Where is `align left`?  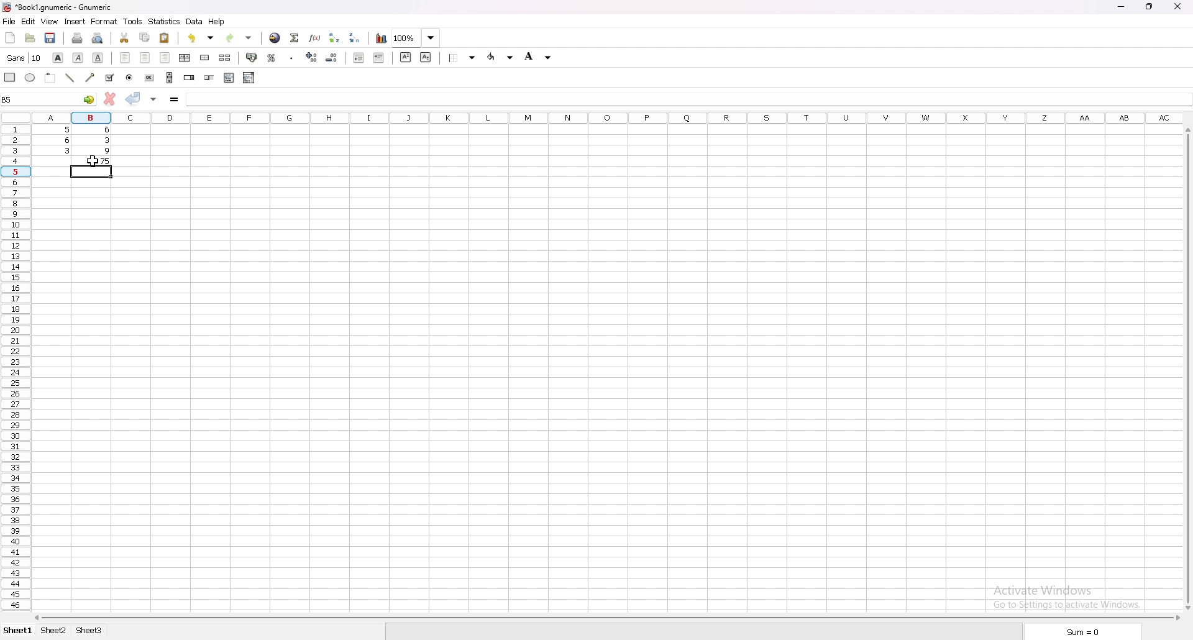 align left is located at coordinates (124, 58).